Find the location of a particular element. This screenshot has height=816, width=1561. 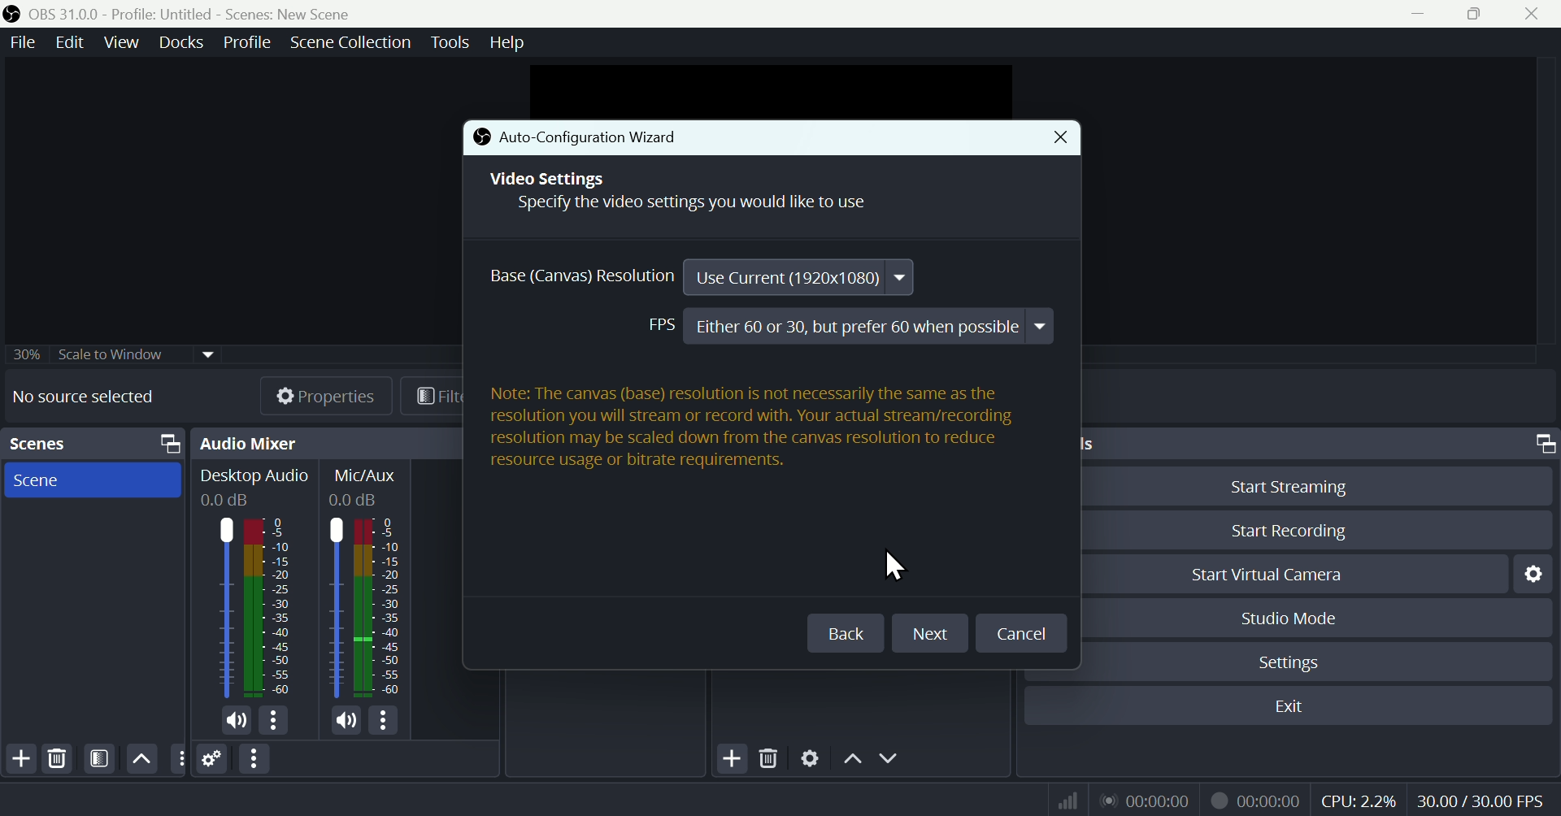

Video recorder is located at coordinates (1254, 798).